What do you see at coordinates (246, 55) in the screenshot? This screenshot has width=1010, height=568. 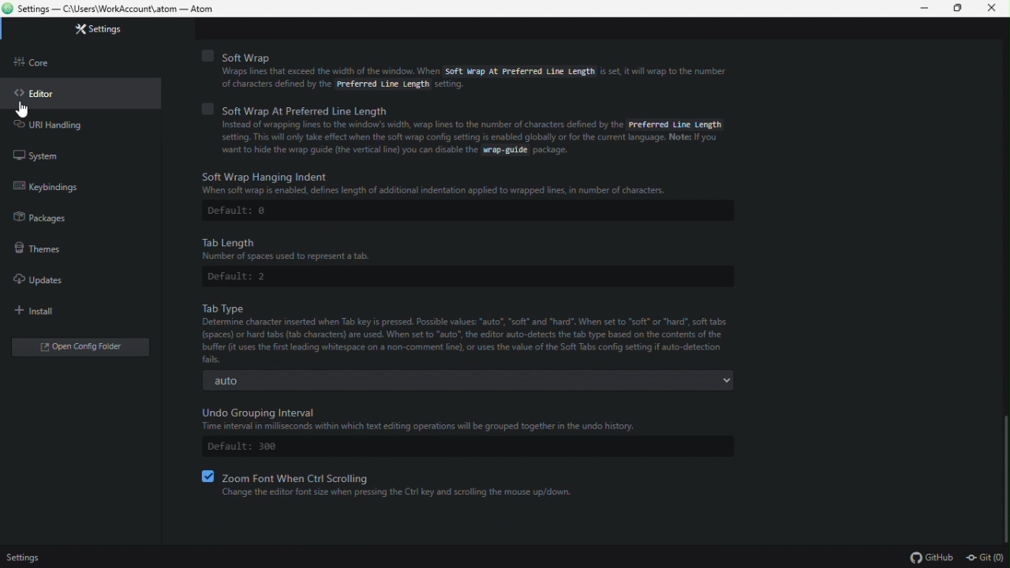 I see `Soft Wrap` at bounding box center [246, 55].